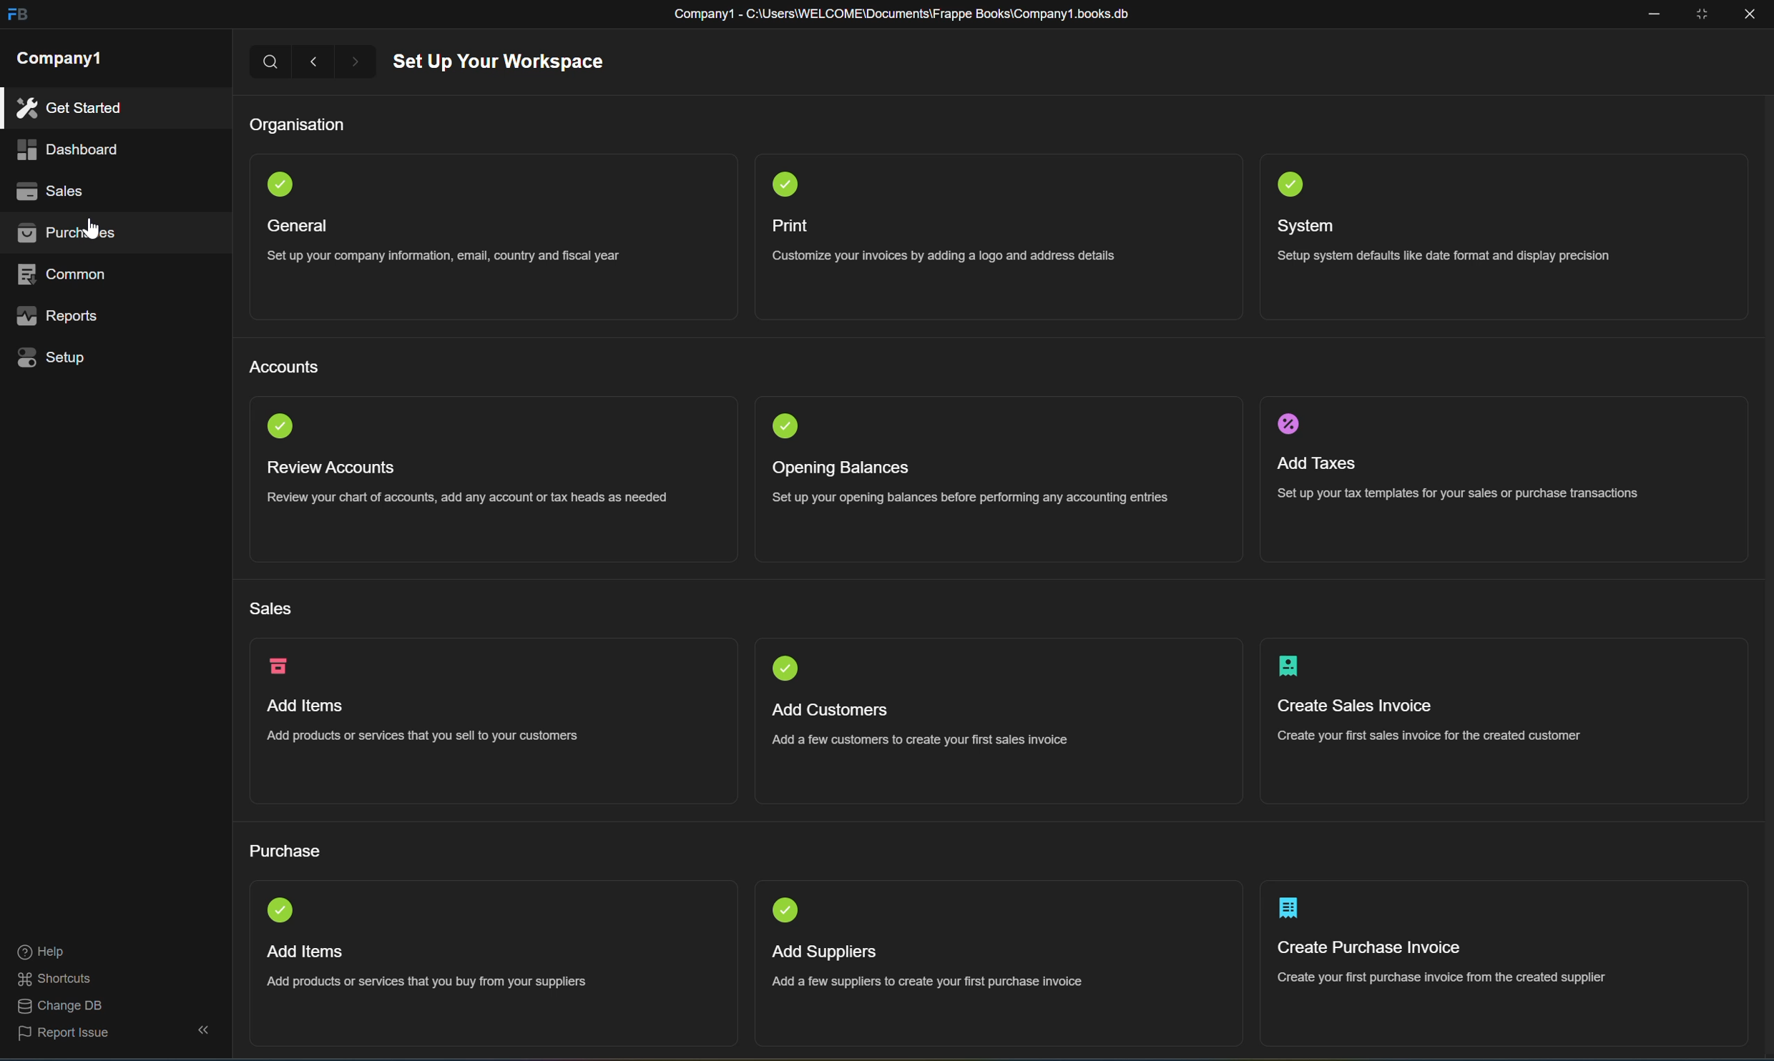 The height and width of the screenshot is (1061, 1774). I want to click on logo, so click(282, 909).